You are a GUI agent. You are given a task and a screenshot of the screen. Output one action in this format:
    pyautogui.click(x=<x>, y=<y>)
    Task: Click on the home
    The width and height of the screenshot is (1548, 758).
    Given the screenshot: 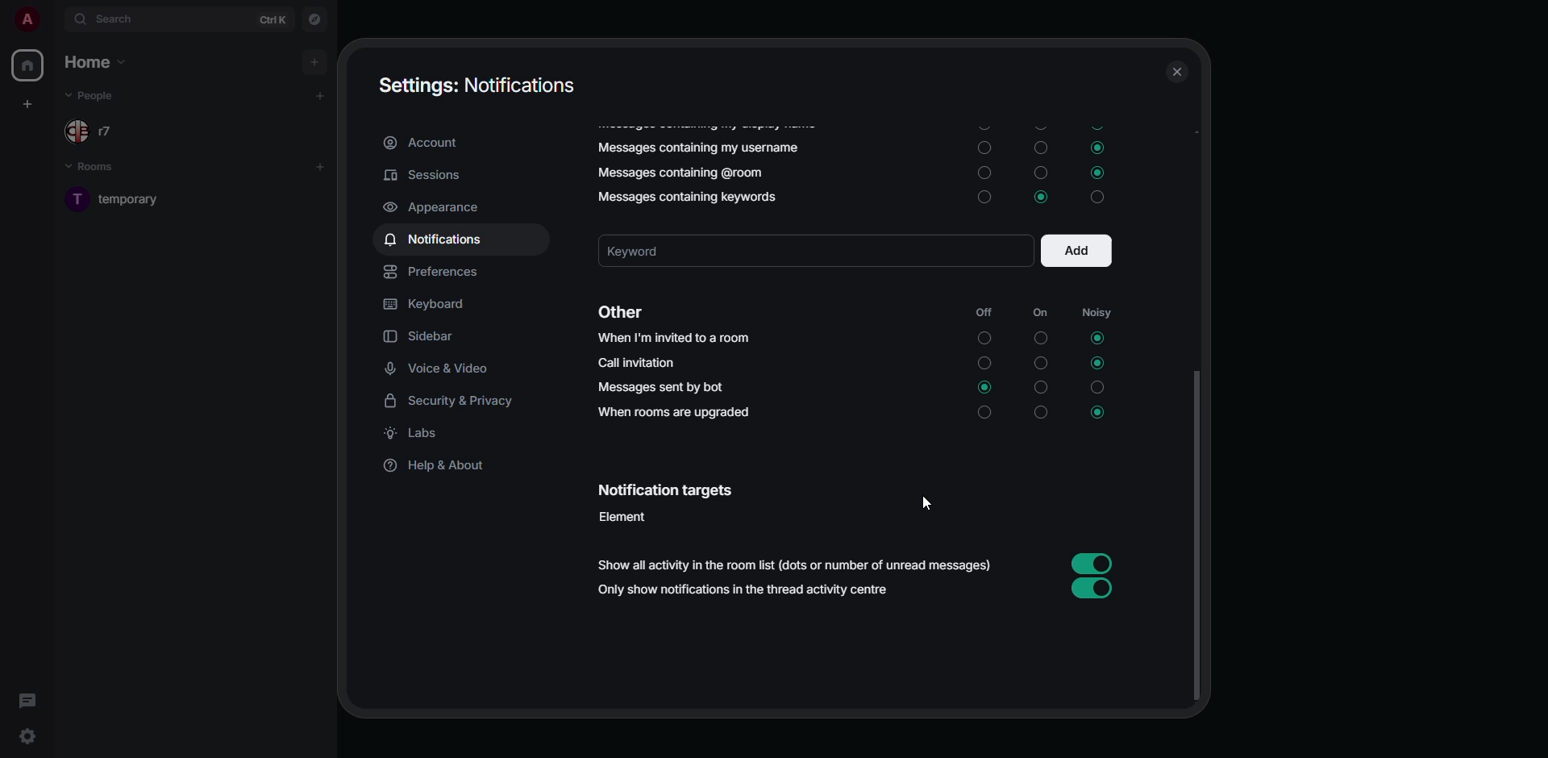 What is the action you would take?
    pyautogui.click(x=31, y=66)
    